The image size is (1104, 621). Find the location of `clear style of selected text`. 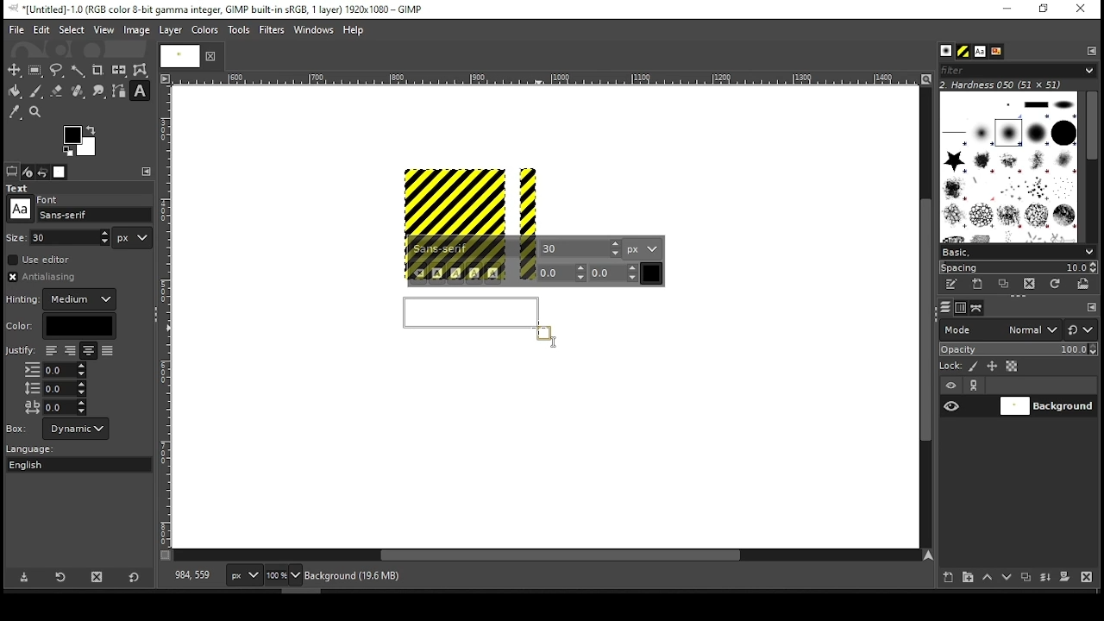

clear style of selected text is located at coordinates (419, 274).